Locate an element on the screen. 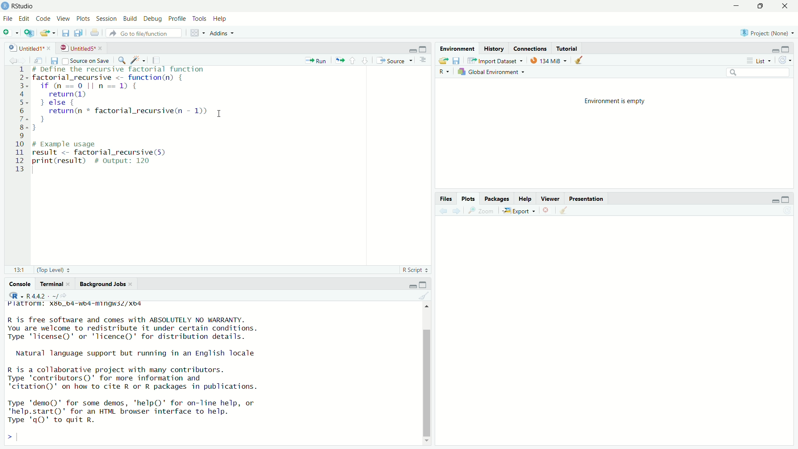  Search bar is located at coordinates (761, 74).